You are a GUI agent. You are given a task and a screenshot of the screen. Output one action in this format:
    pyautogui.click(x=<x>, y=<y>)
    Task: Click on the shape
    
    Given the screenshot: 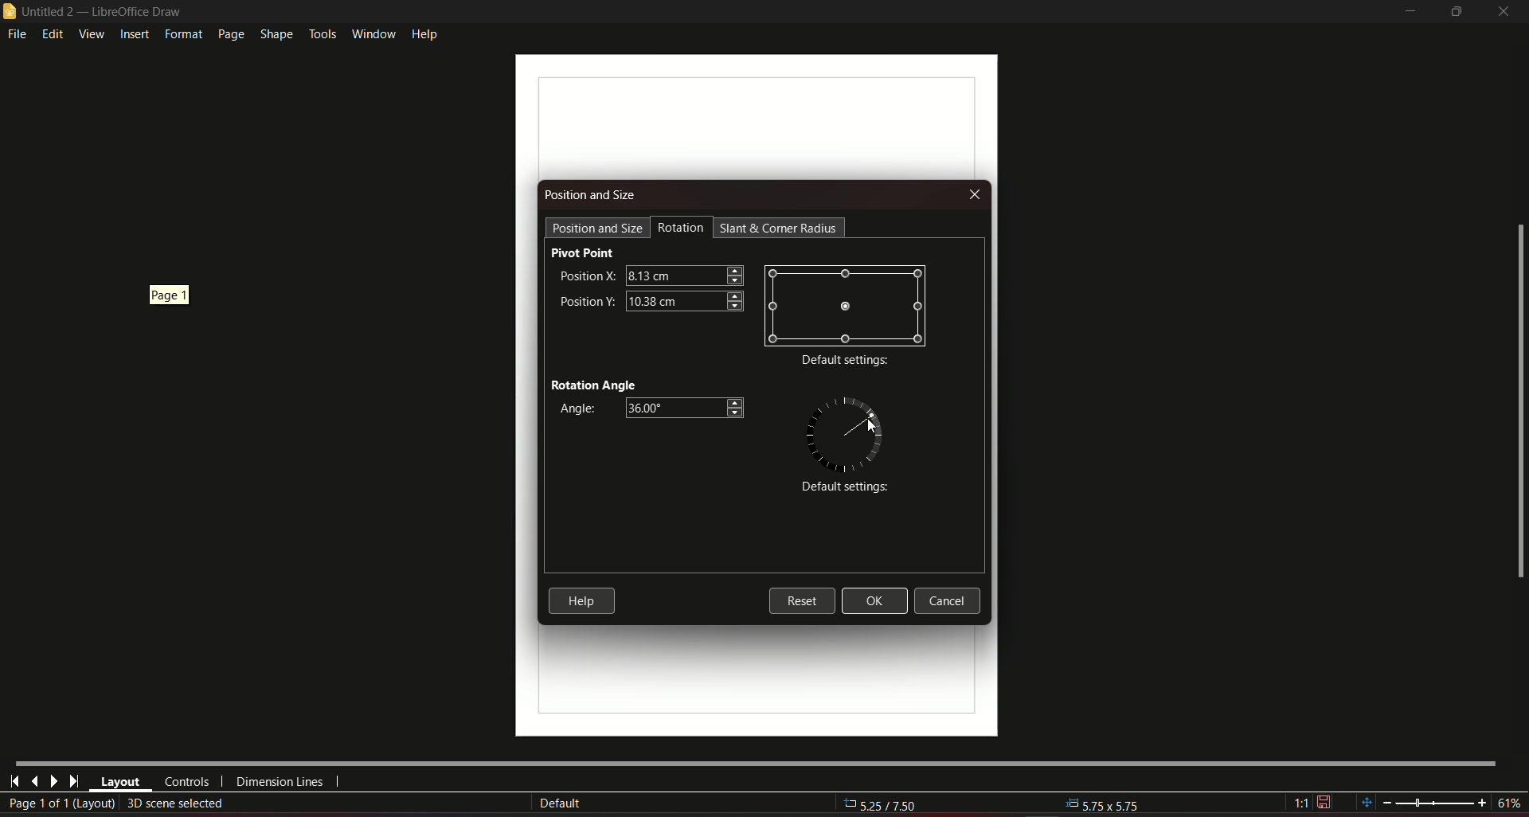 What is the action you would take?
    pyautogui.click(x=276, y=32)
    